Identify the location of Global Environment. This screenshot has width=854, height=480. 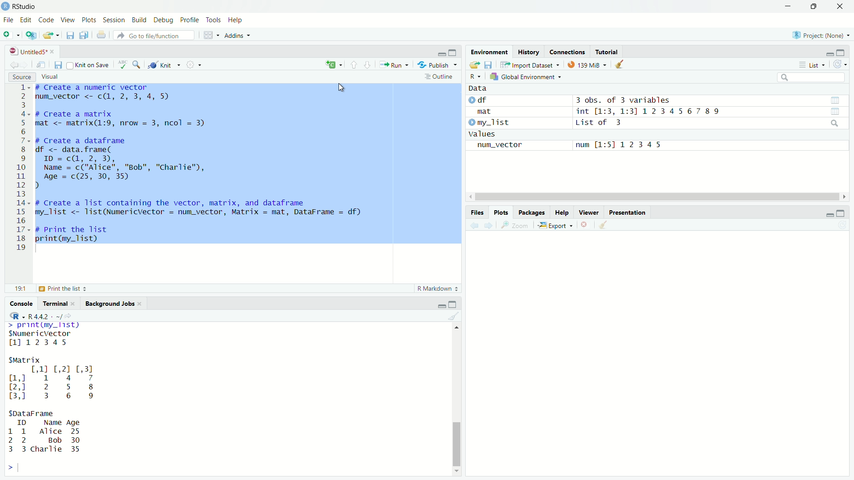
(528, 76).